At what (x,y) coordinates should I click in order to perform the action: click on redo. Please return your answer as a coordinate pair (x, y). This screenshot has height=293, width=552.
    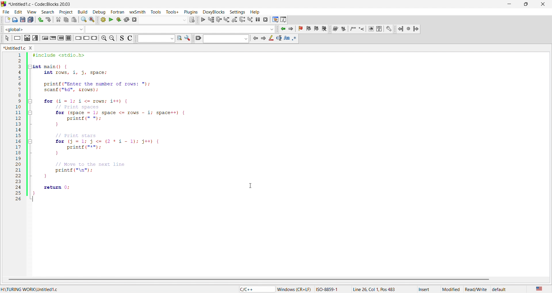
    Looking at the image, I should click on (48, 20).